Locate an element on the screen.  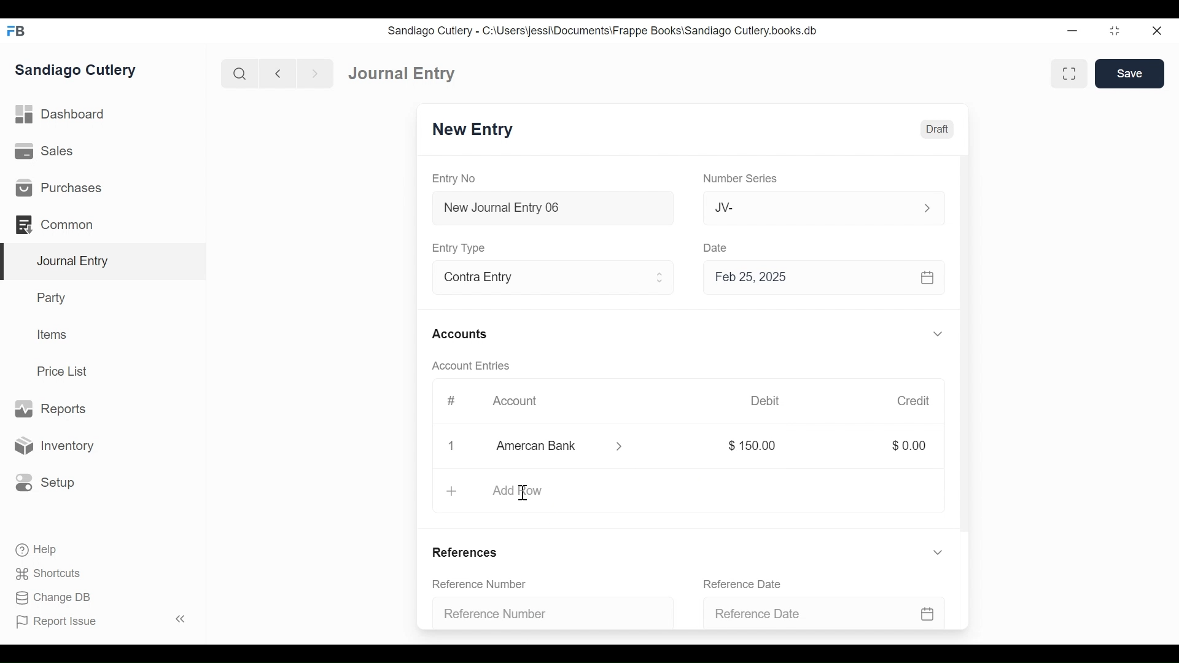
Draft is located at coordinates (937, 130).